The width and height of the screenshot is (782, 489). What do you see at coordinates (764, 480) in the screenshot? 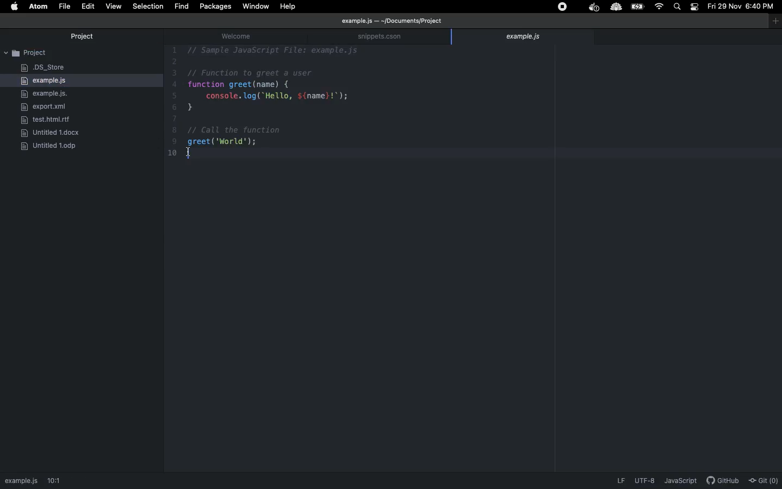
I see `Git` at bounding box center [764, 480].